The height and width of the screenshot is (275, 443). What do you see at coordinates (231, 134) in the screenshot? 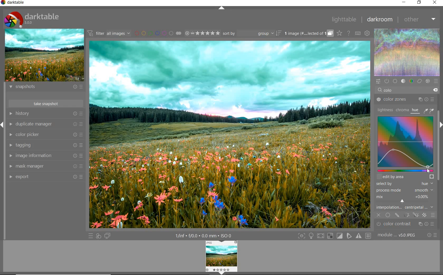
I see `selected image` at bounding box center [231, 134].